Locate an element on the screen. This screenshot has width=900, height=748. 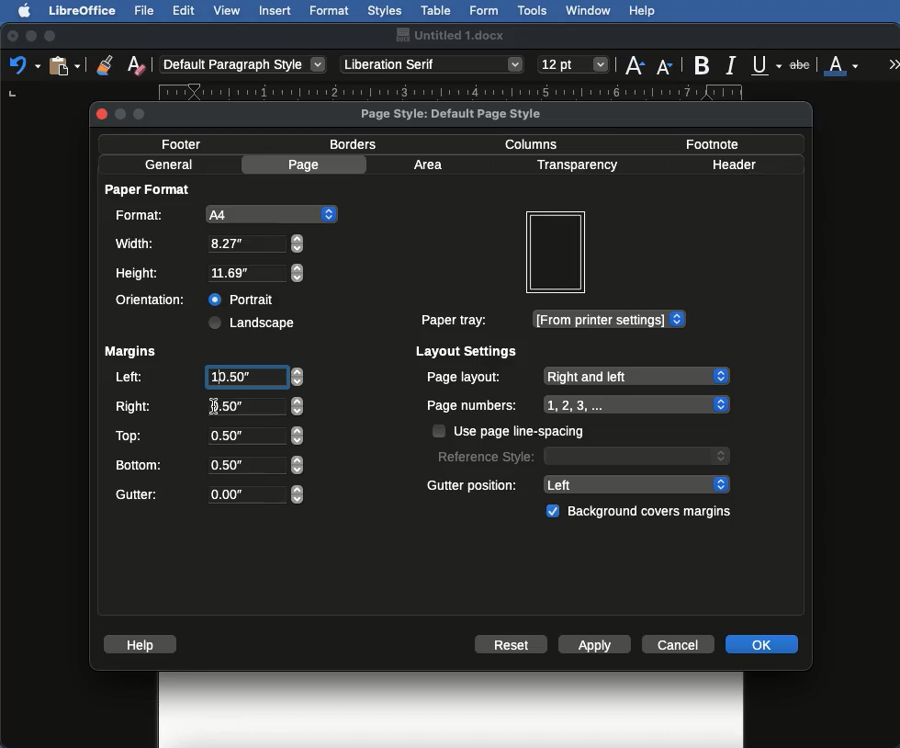
Window is located at coordinates (589, 11).